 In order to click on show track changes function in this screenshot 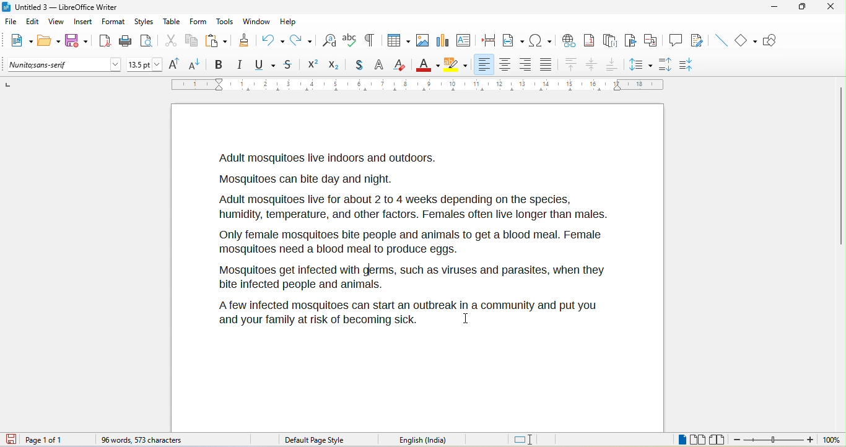, I will do `click(698, 40)`.